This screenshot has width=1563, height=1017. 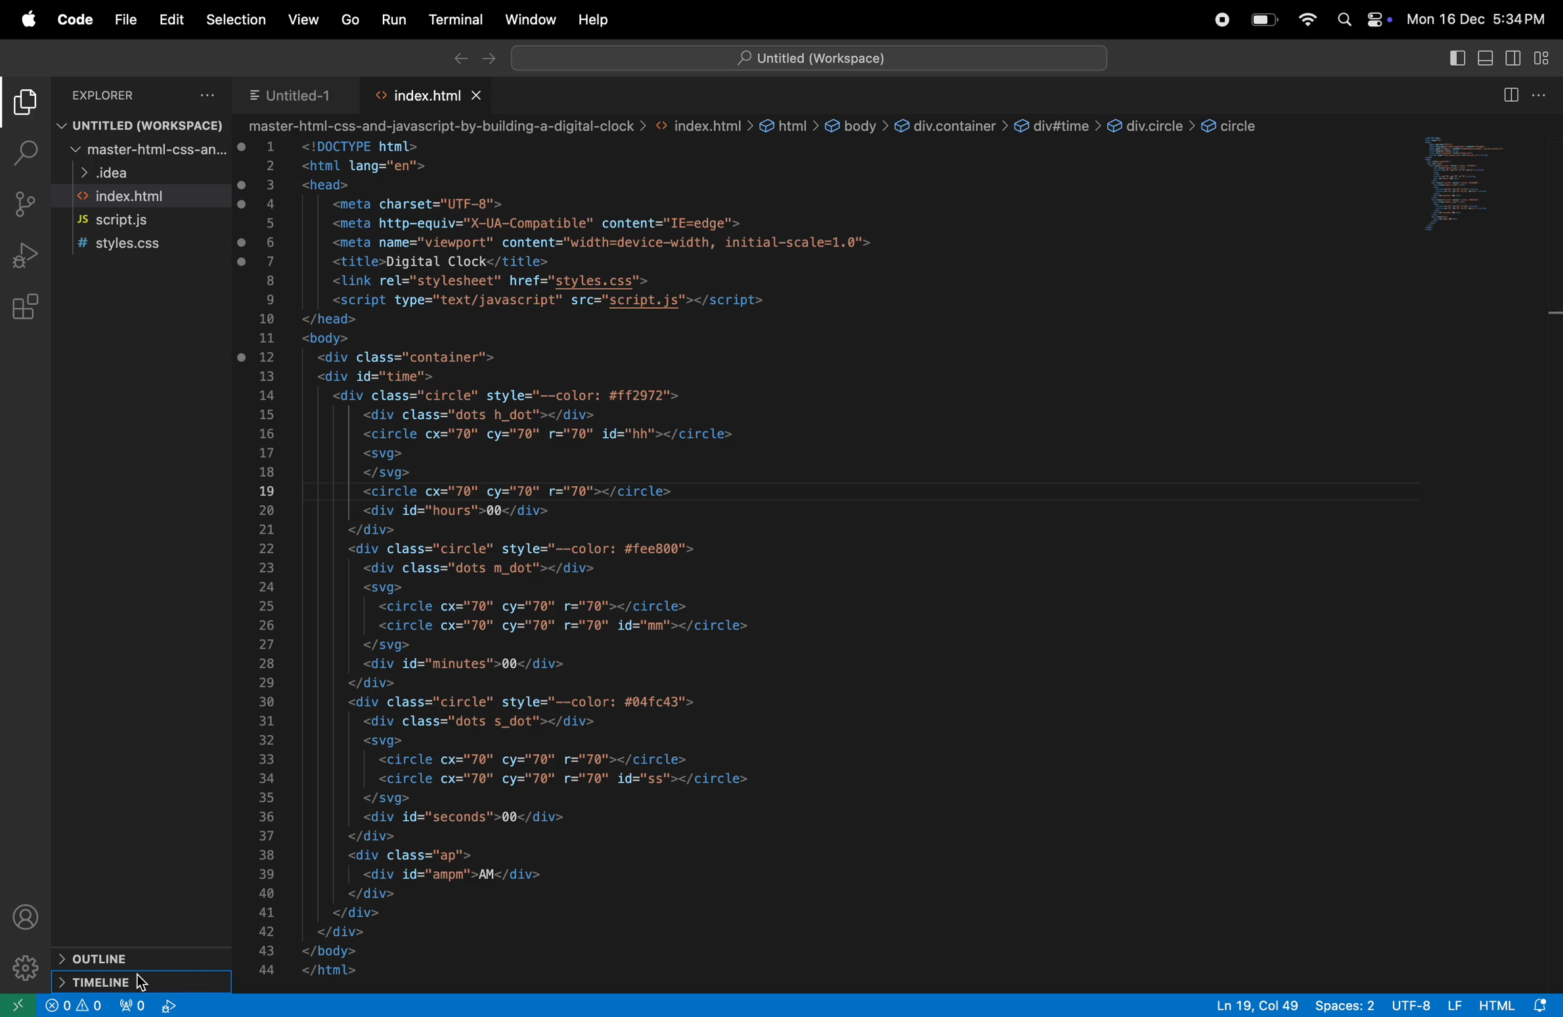 What do you see at coordinates (398, 357) in the screenshot?
I see `<div class="container">` at bounding box center [398, 357].